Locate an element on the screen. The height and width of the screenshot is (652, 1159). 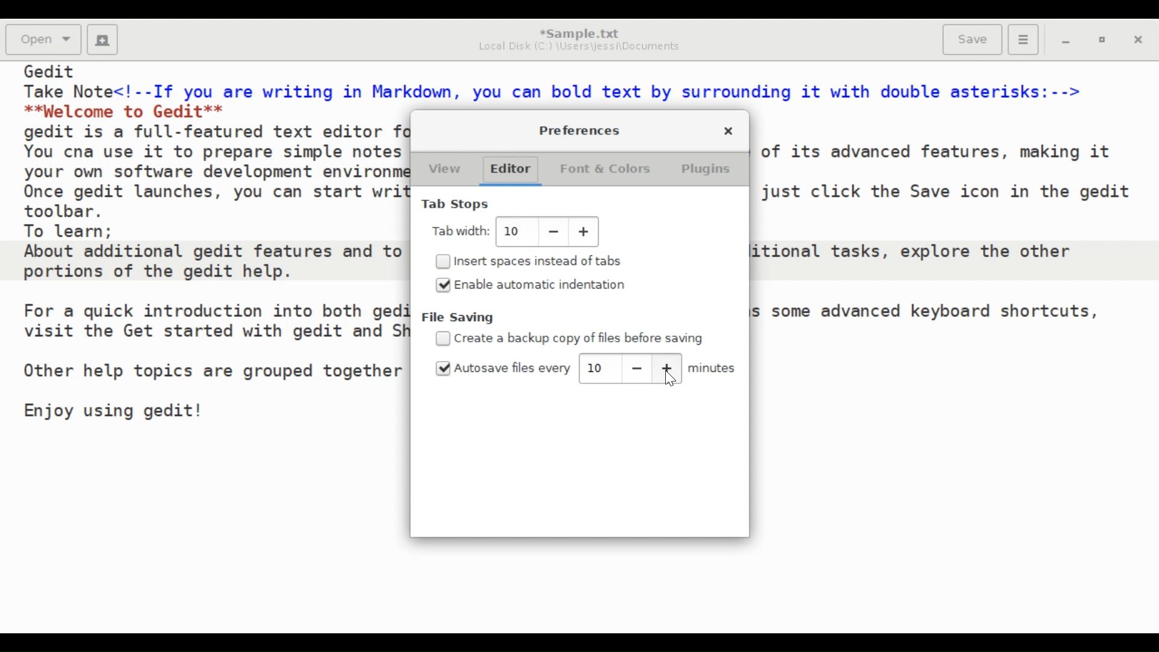
increase is located at coordinates (667, 369).